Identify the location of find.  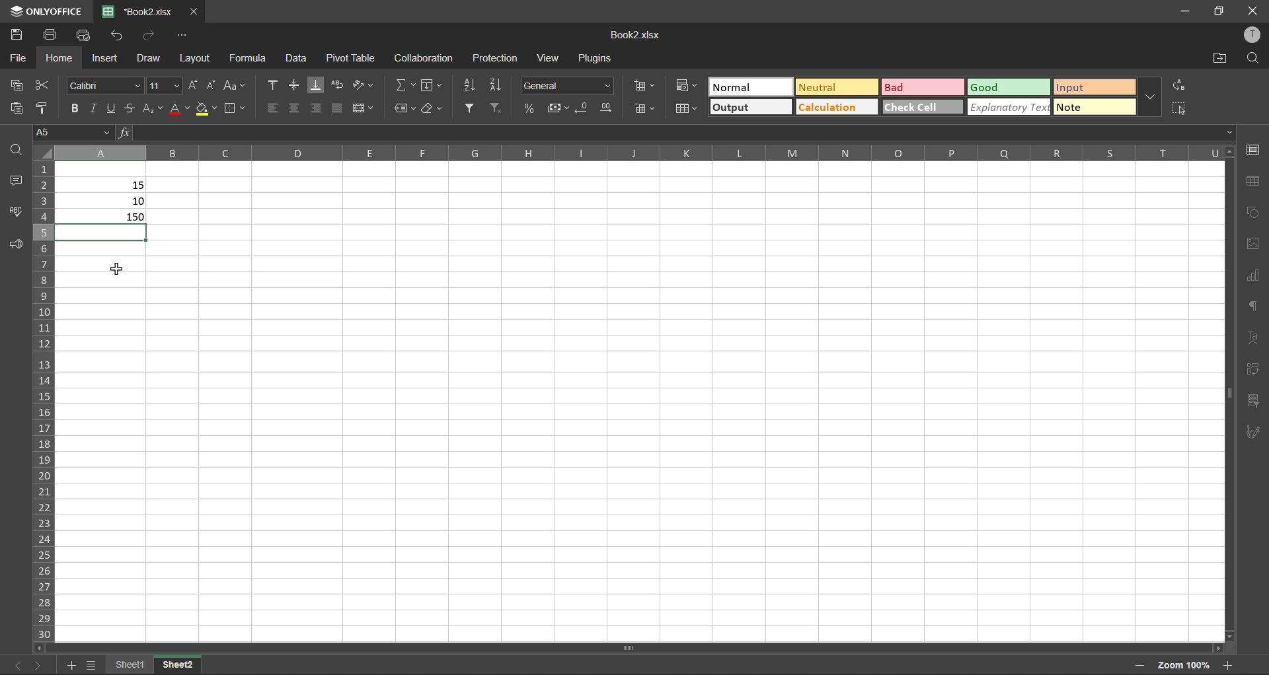
(1253, 57).